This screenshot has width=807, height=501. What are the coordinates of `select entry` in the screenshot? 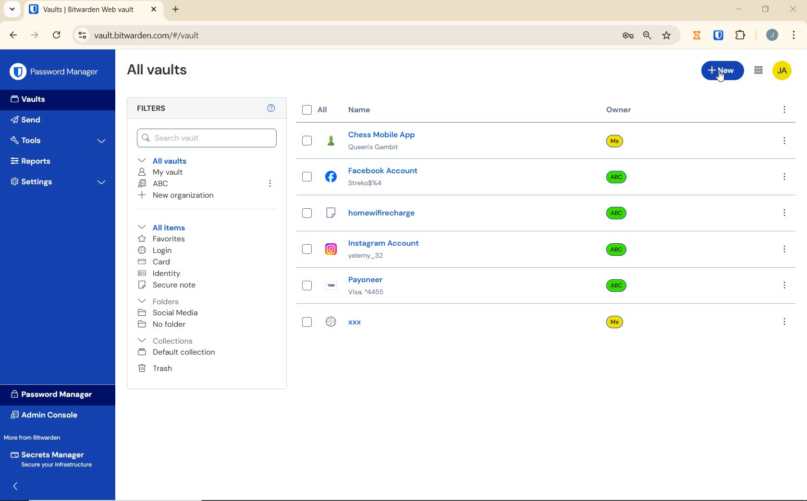 It's located at (306, 286).